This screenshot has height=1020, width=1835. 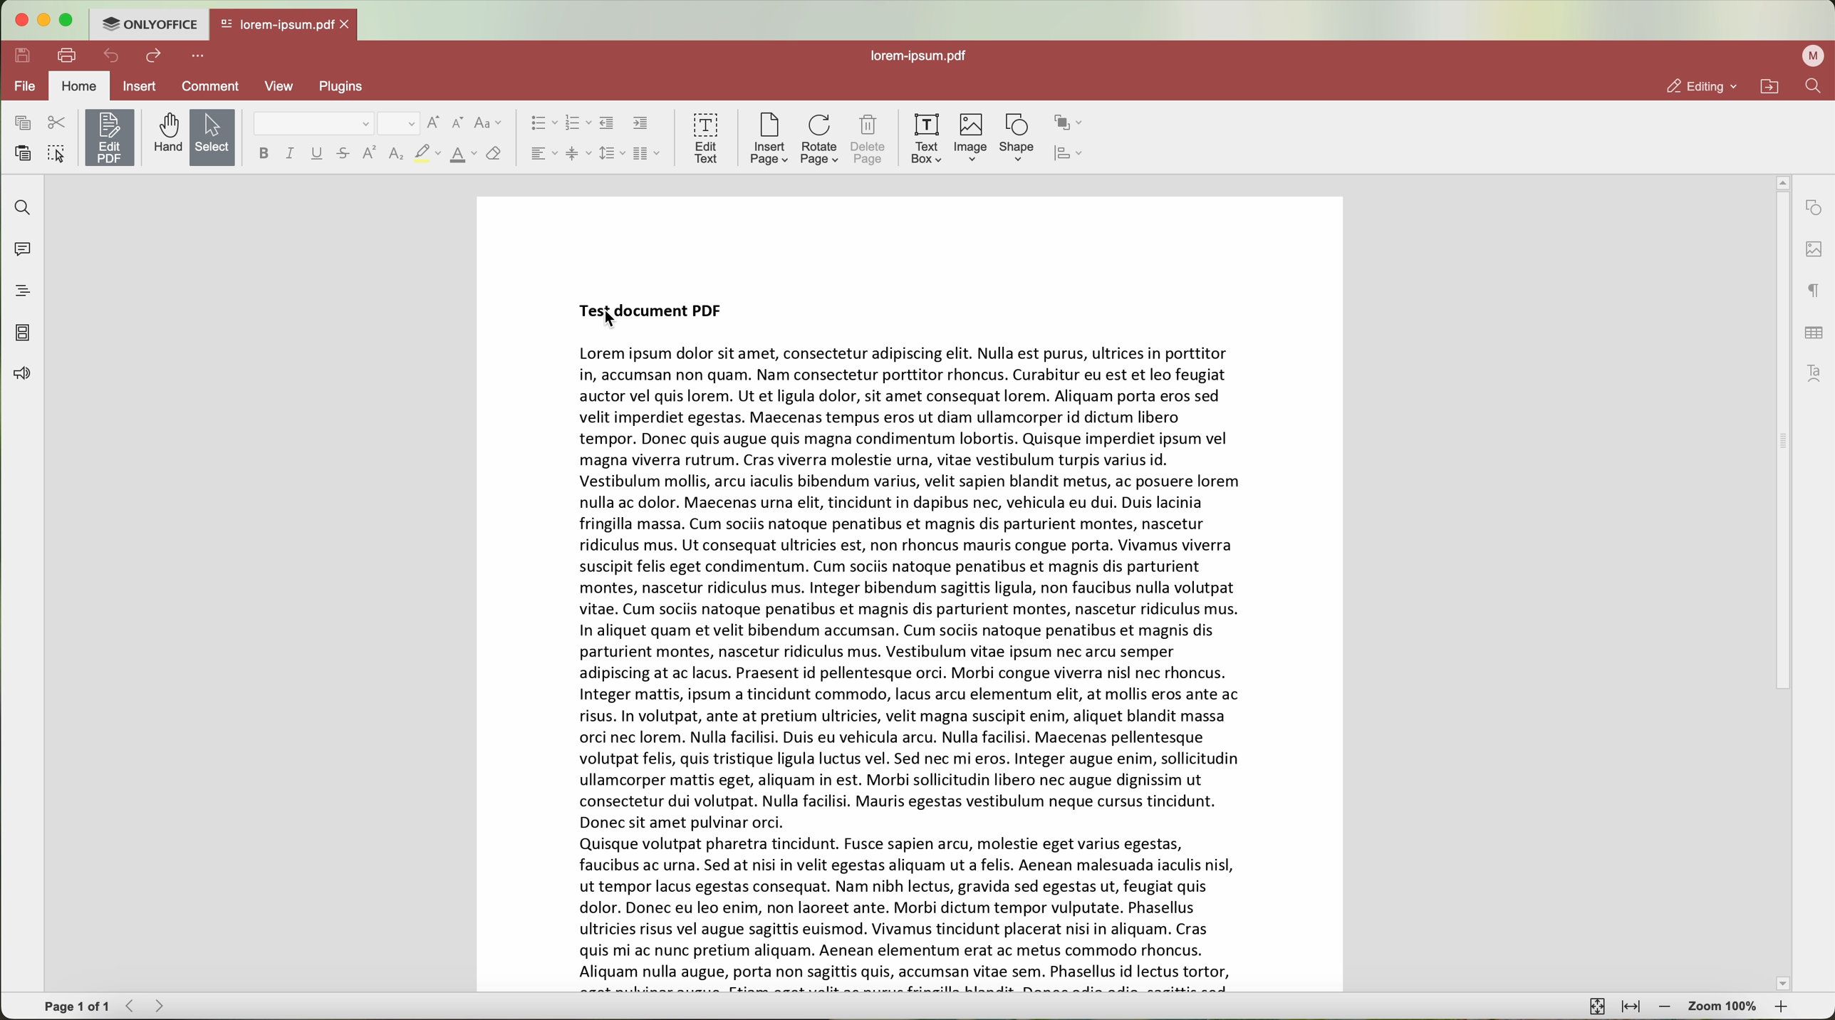 I want to click on close program, so click(x=17, y=21).